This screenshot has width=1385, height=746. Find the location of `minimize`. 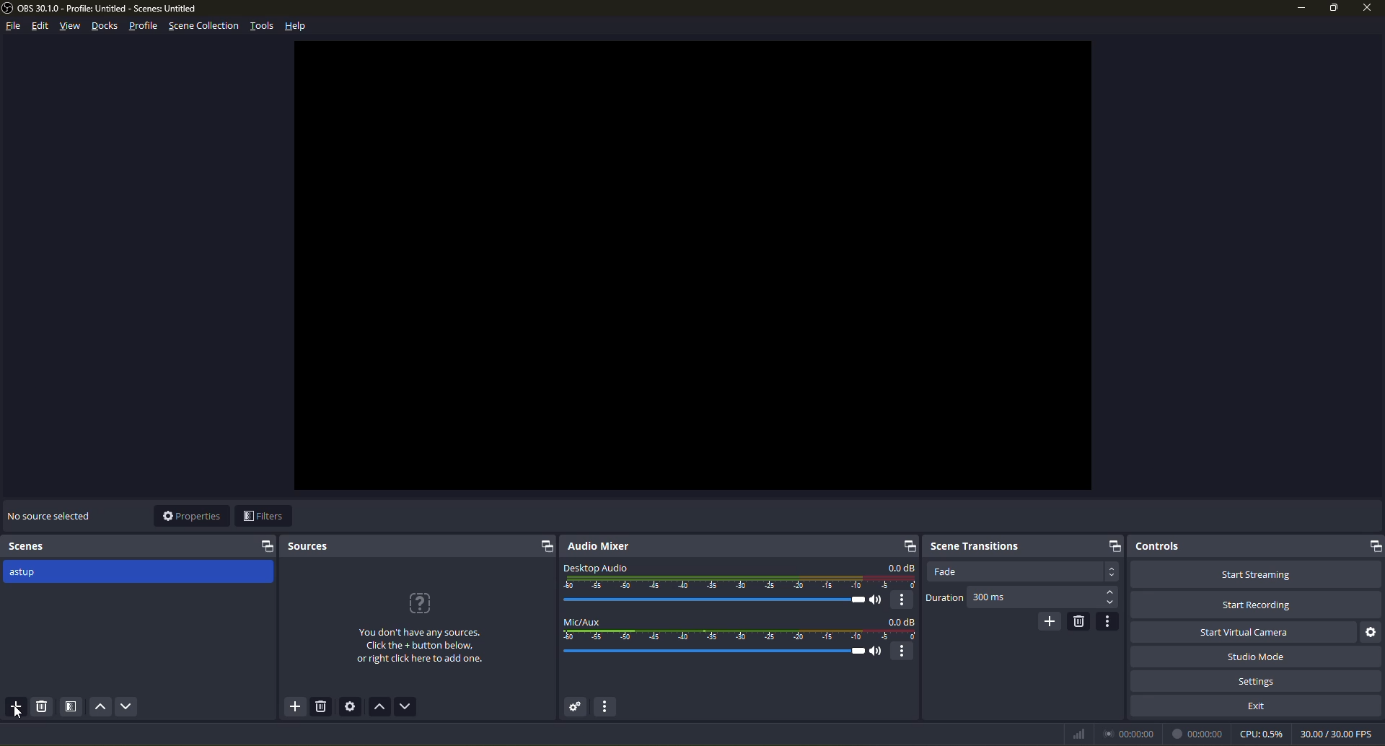

minimize is located at coordinates (1301, 9).